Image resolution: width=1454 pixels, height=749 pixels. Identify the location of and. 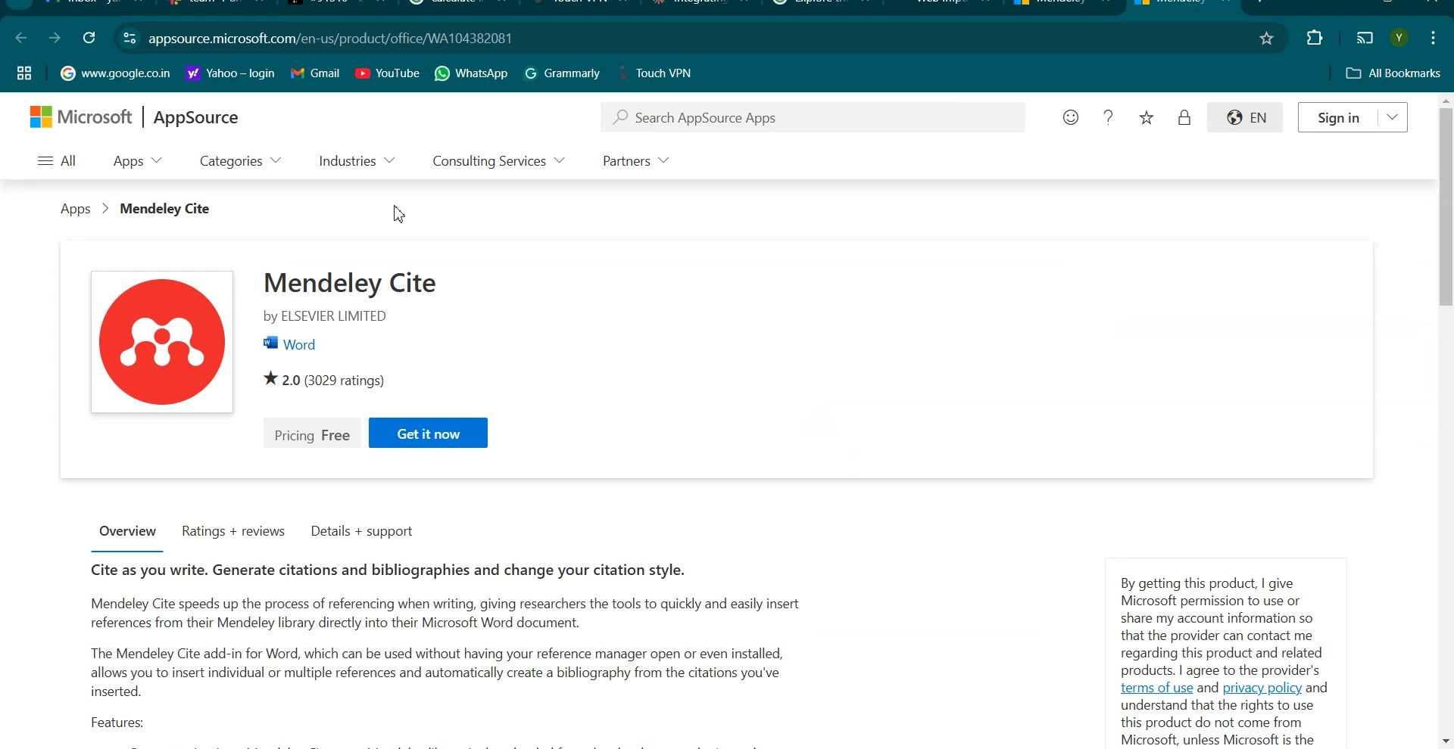
(1208, 688).